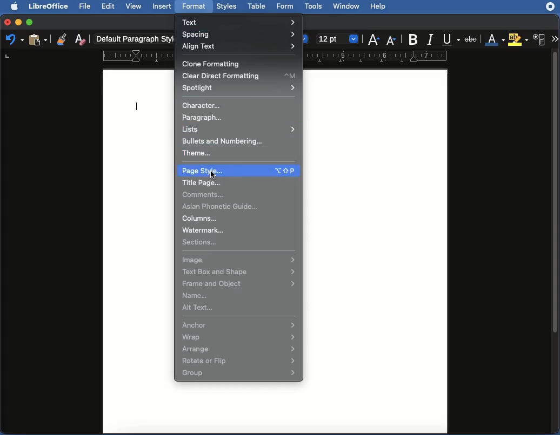 This screenshot has height=435, width=560. What do you see at coordinates (108, 6) in the screenshot?
I see `Edit` at bounding box center [108, 6].